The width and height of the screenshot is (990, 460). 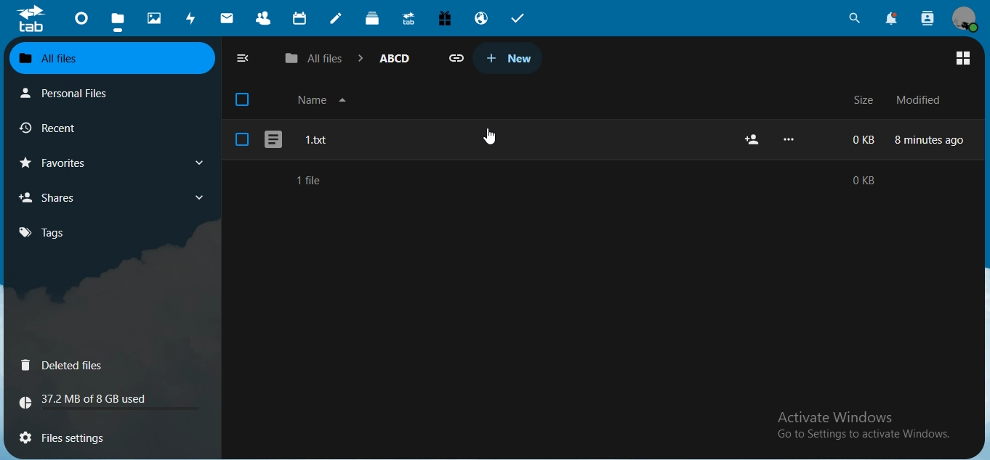 I want to click on dashboard, so click(x=81, y=21).